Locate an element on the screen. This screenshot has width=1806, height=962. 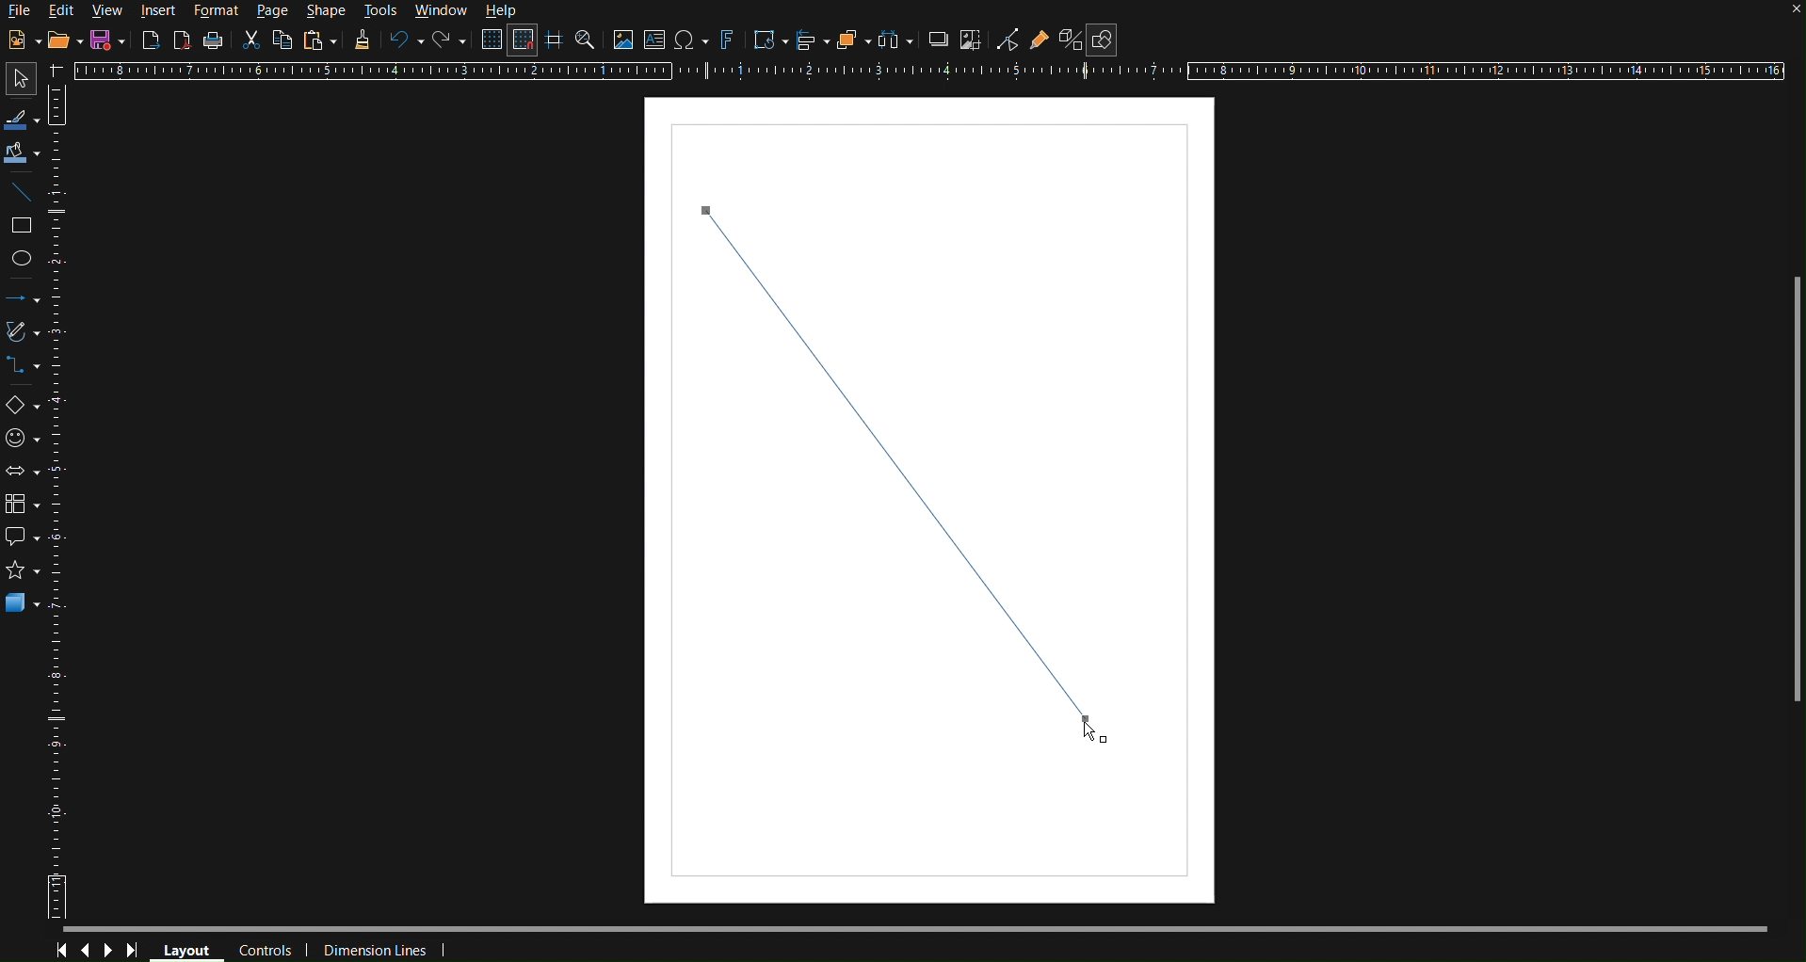
Insert special characters is located at coordinates (691, 40).